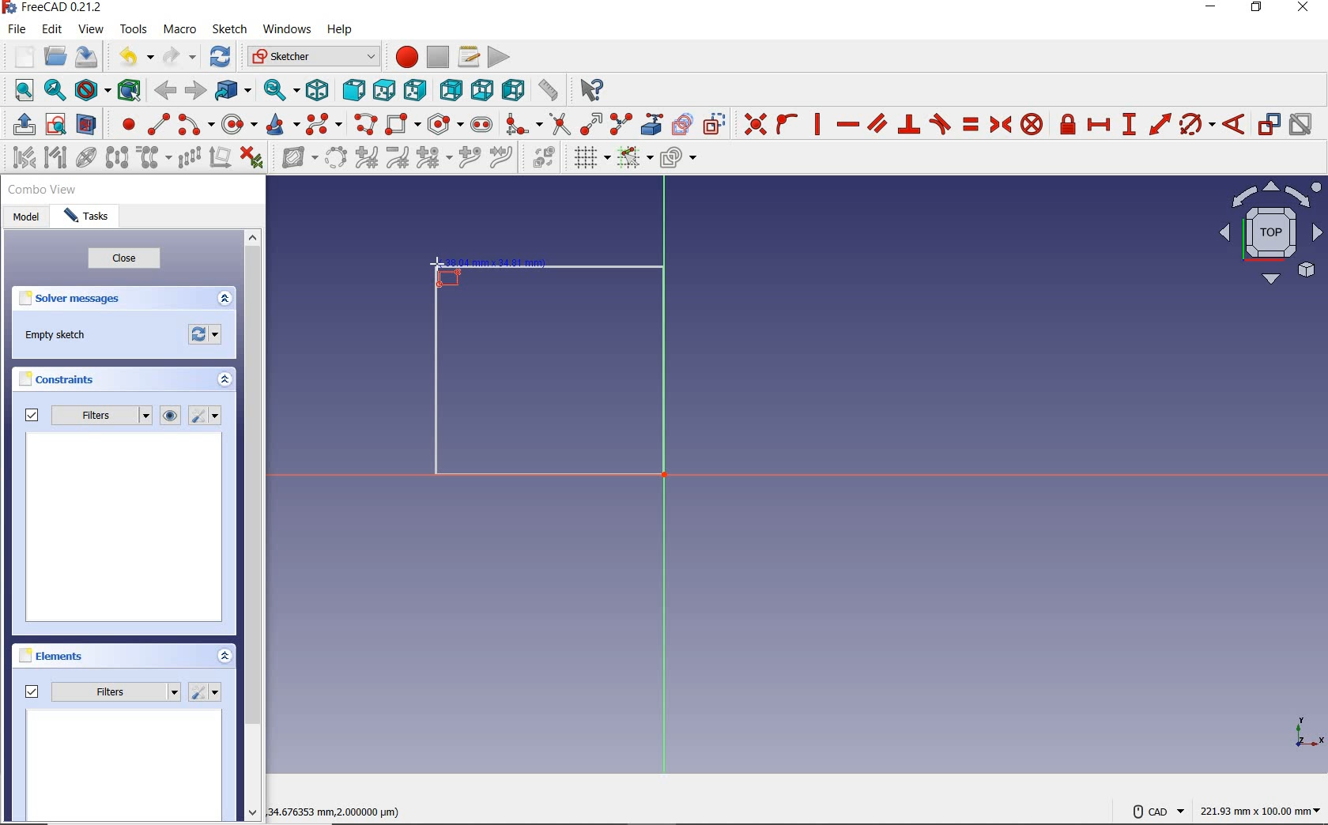  What do you see at coordinates (549, 376) in the screenshot?
I see `sketch in progress` at bounding box center [549, 376].